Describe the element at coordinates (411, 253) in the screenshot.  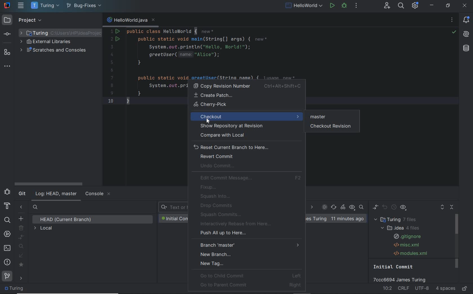
I see `modules.xml` at that location.